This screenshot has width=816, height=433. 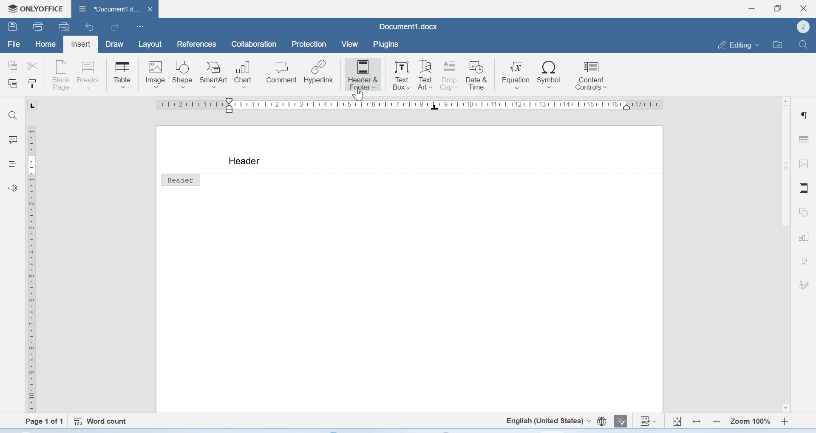 I want to click on Find, so click(x=803, y=44).